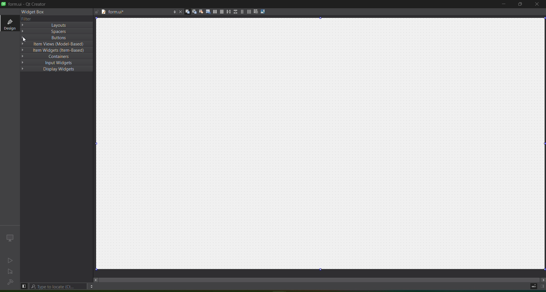 The height and width of the screenshot is (292, 546). Describe the element at coordinates (533, 287) in the screenshot. I see `progress details` at that location.